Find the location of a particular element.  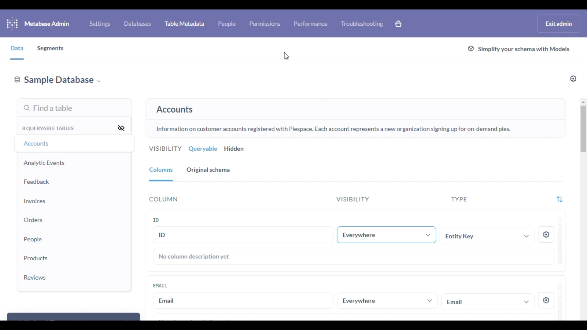

data is located at coordinates (17, 48).